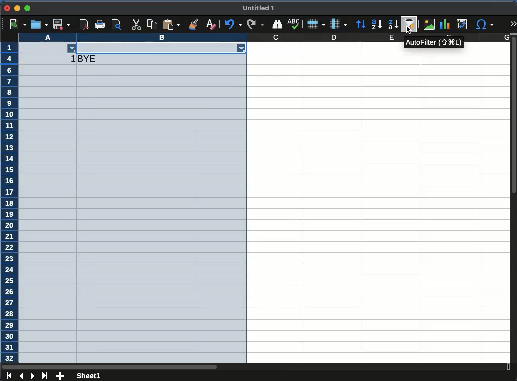 Image resolution: width=517 pixels, height=381 pixels. What do you see at coordinates (72, 60) in the screenshot?
I see `1` at bounding box center [72, 60].